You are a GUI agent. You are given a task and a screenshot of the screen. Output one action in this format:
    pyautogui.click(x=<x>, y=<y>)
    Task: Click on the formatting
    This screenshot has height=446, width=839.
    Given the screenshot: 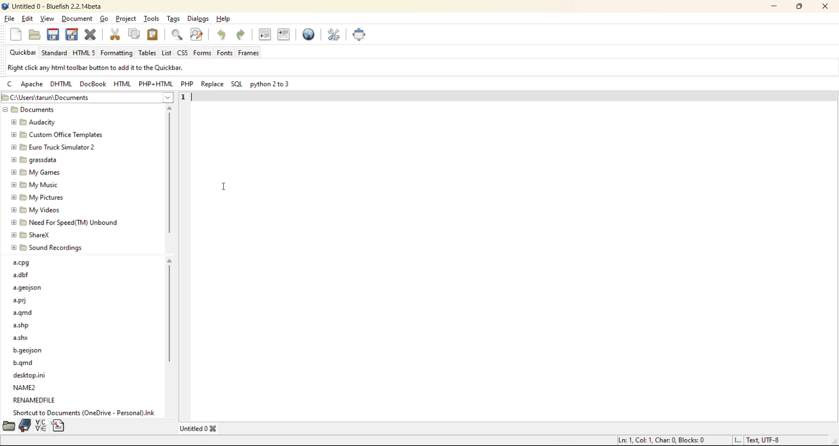 What is the action you would take?
    pyautogui.click(x=118, y=53)
    